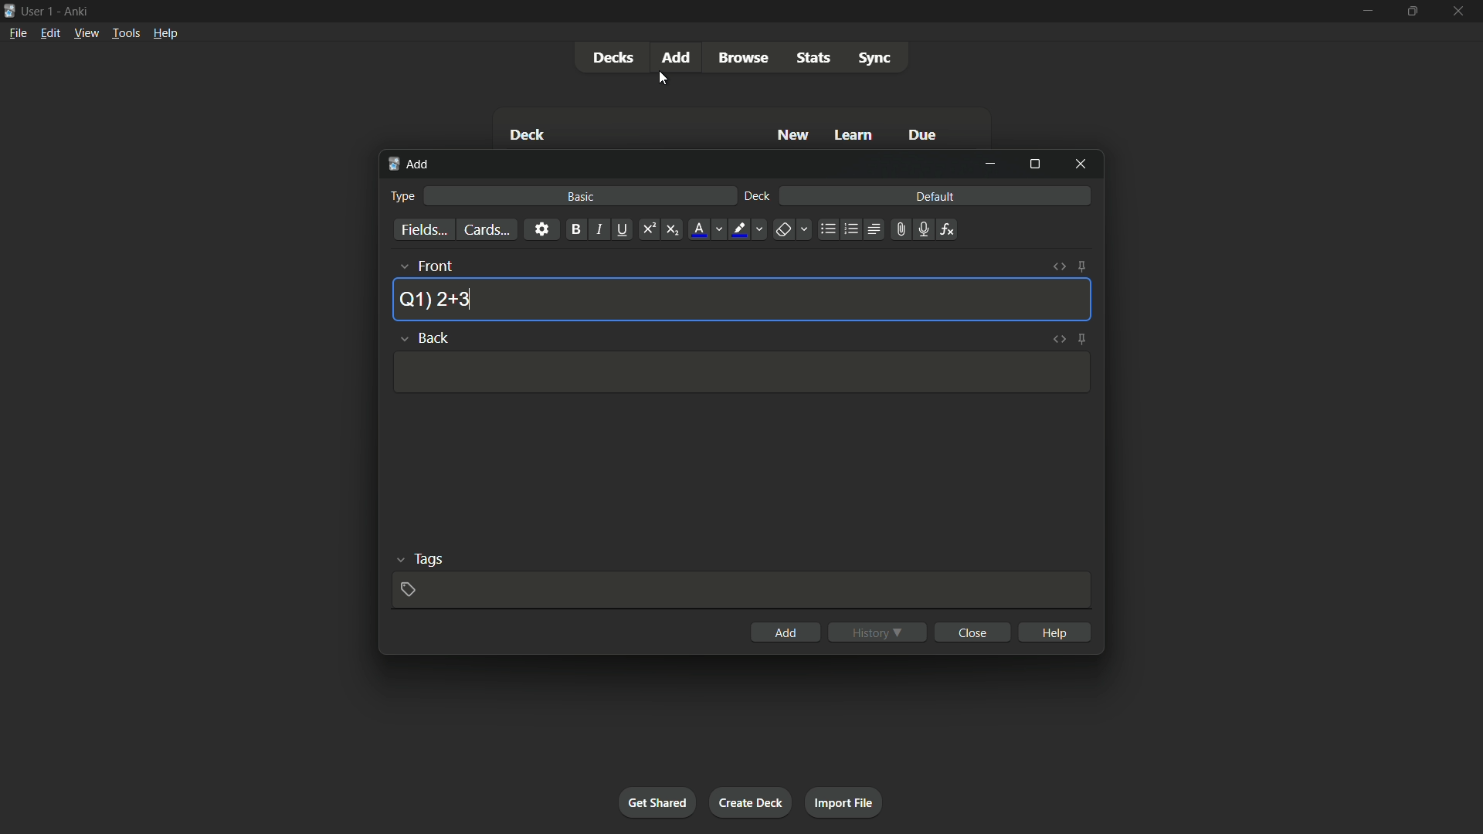 The image size is (1483, 834). What do you see at coordinates (76, 9) in the screenshot?
I see `app name` at bounding box center [76, 9].